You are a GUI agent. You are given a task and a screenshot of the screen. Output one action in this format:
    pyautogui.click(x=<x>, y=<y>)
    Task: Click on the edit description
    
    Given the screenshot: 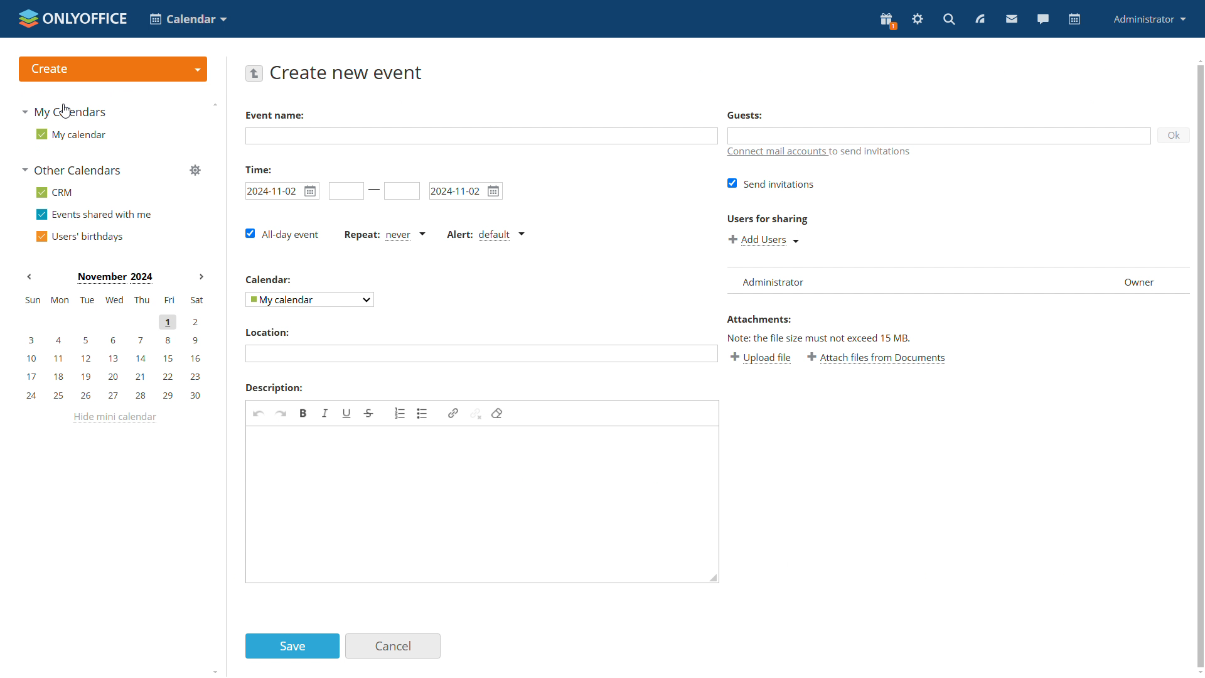 What is the action you would take?
    pyautogui.click(x=484, y=505)
    